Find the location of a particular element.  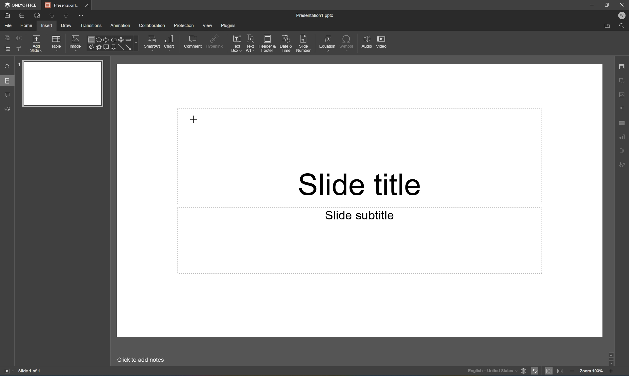

Minimize is located at coordinates (592, 4).